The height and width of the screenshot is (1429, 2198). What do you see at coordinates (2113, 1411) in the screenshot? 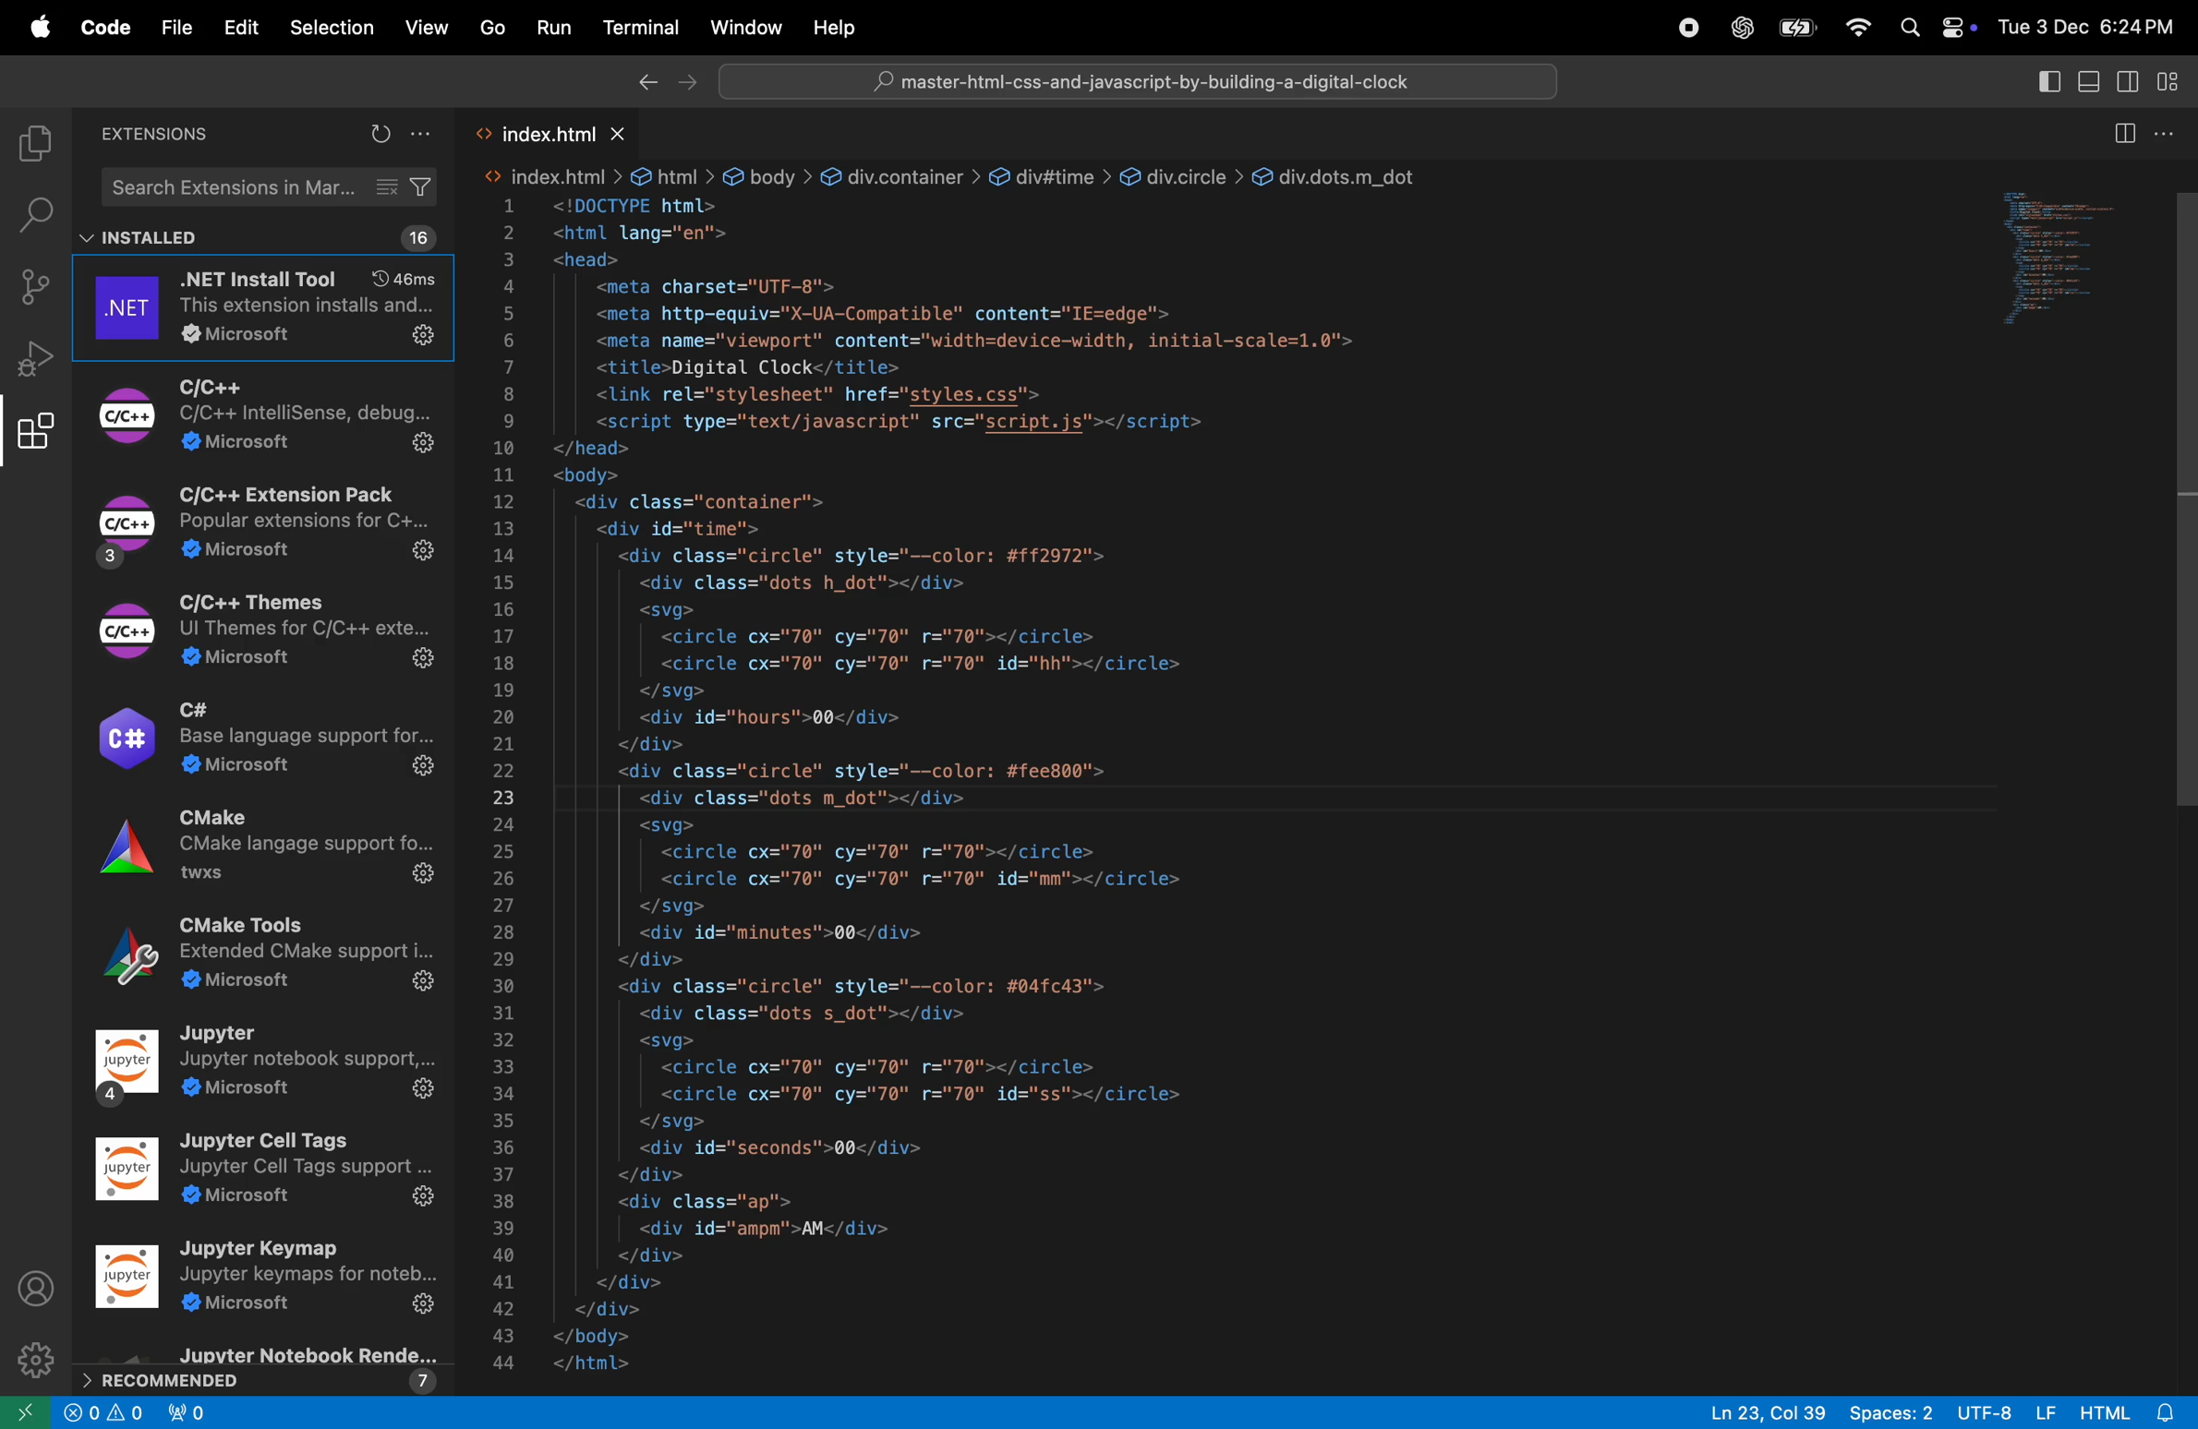
I see `html alert` at bounding box center [2113, 1411].